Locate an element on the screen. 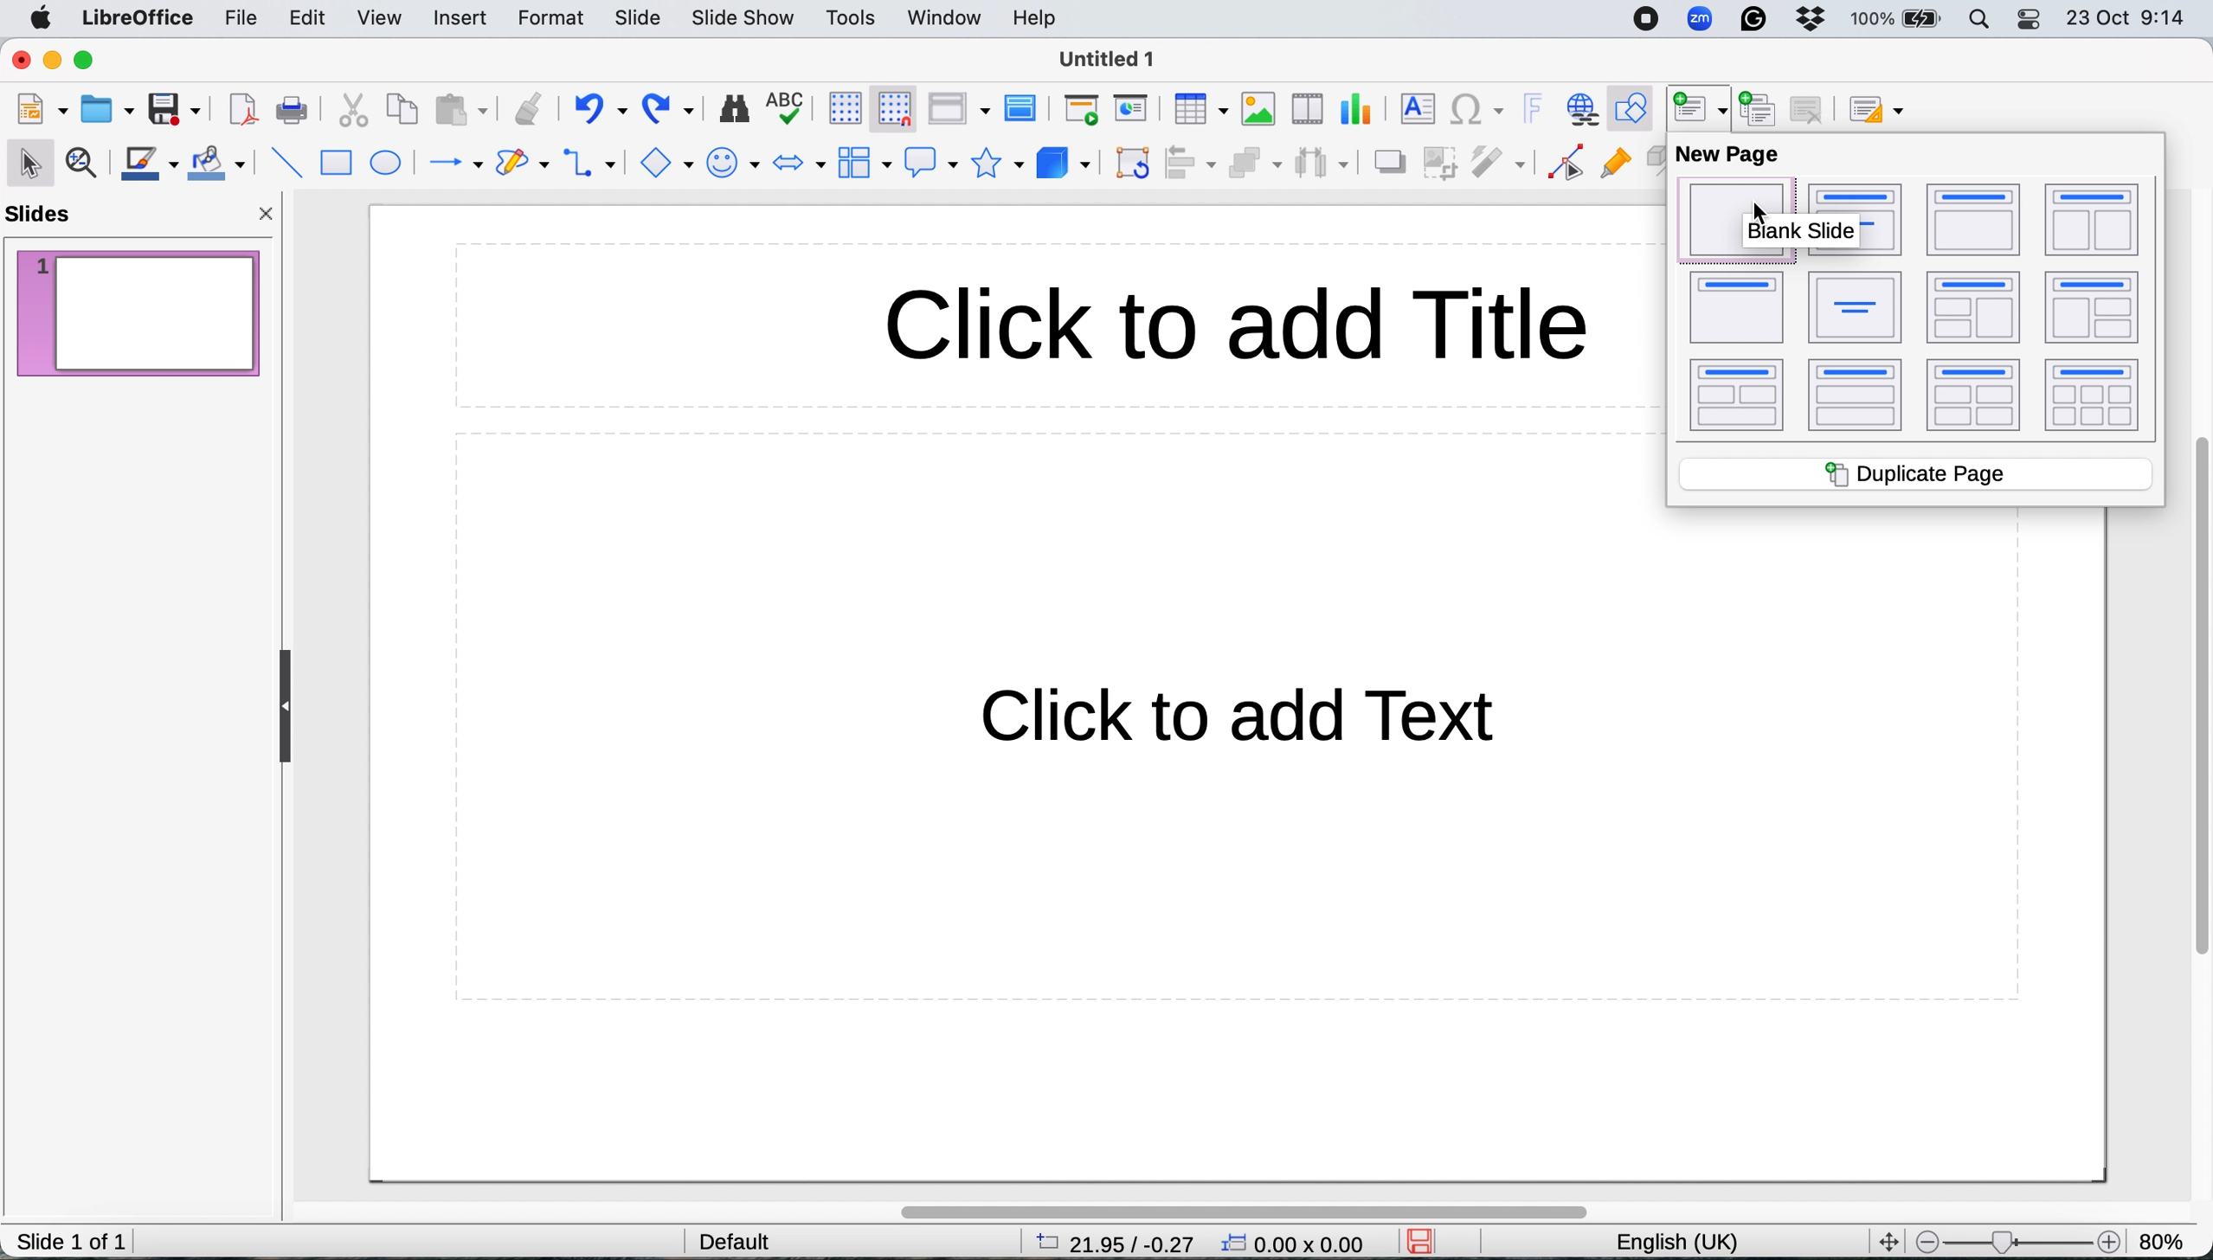 This screenshot has height=1260, width=2213. centered text is located at coordinates (1854, 308).